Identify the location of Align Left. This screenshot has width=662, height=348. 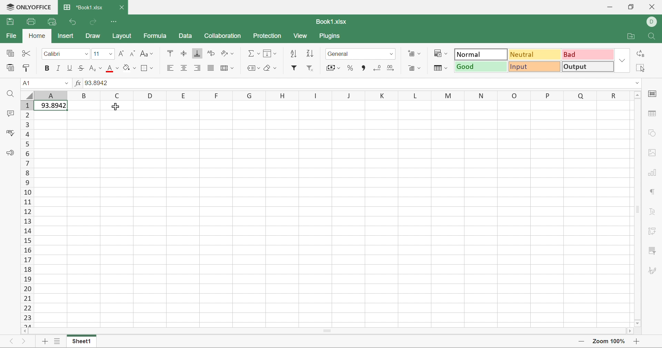
(170, 68).